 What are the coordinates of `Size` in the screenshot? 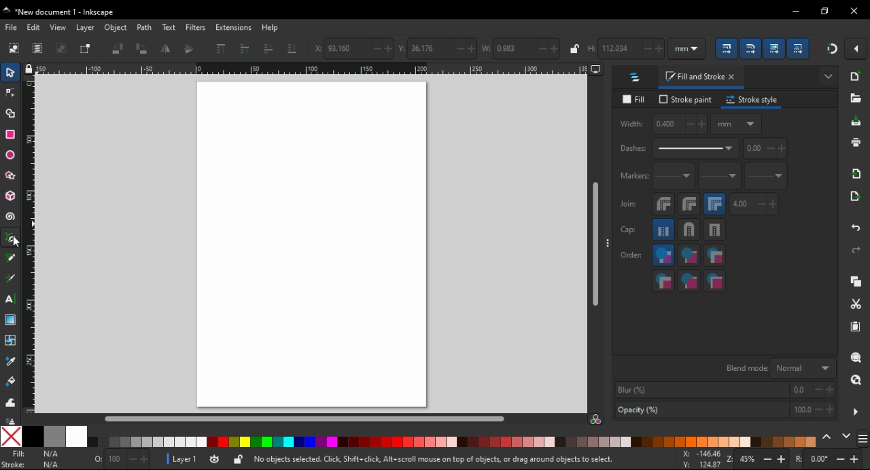 It's located at (118, 460).